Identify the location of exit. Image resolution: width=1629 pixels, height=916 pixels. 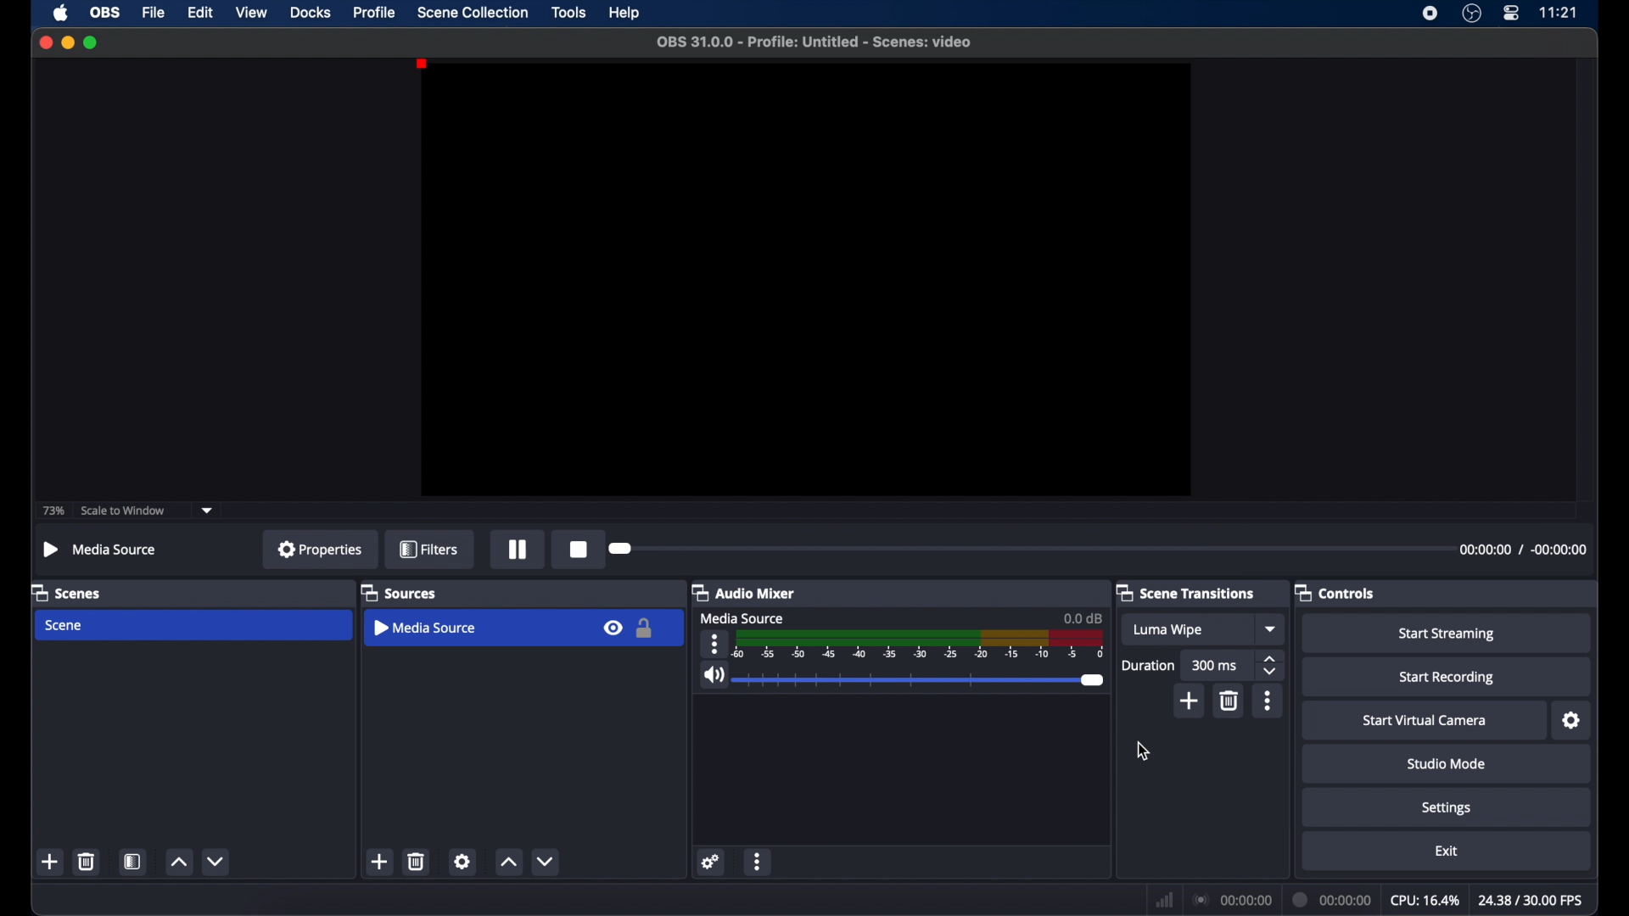
(1447, 851).